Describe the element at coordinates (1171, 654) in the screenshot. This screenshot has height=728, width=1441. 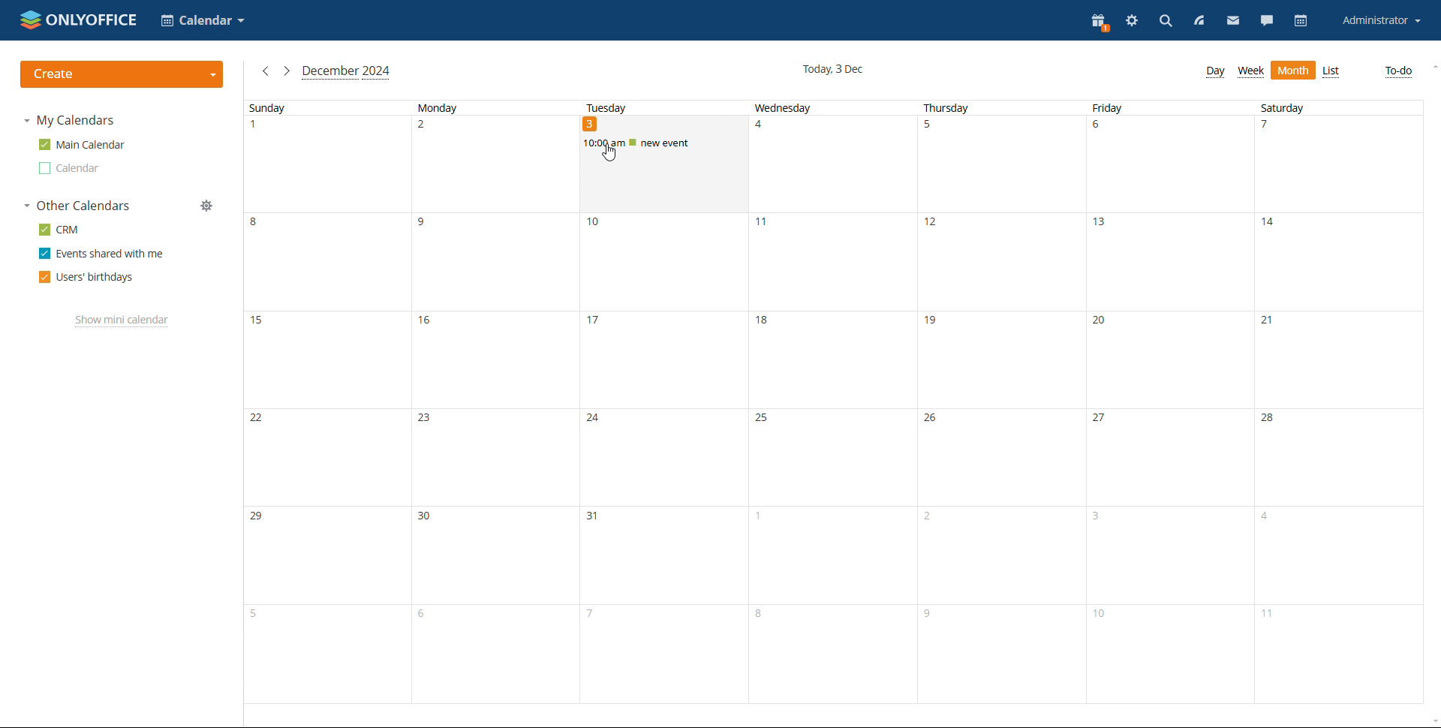
I see `10` at that location.